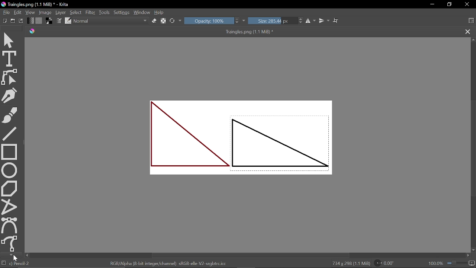  Describe the element at coordinates (4, 20) in the screenshot. I see `New document` at that location.